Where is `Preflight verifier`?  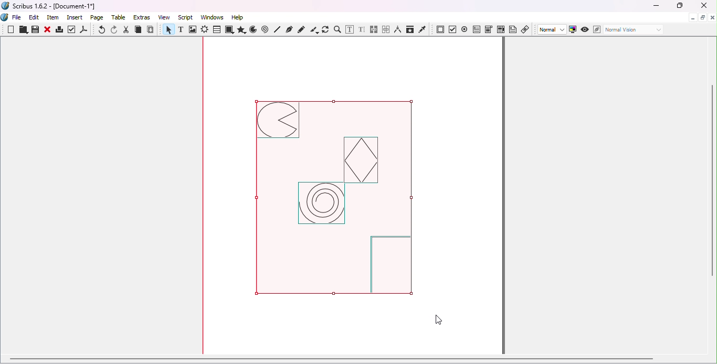
Preflight verifier is located at coordinates (72, 31).